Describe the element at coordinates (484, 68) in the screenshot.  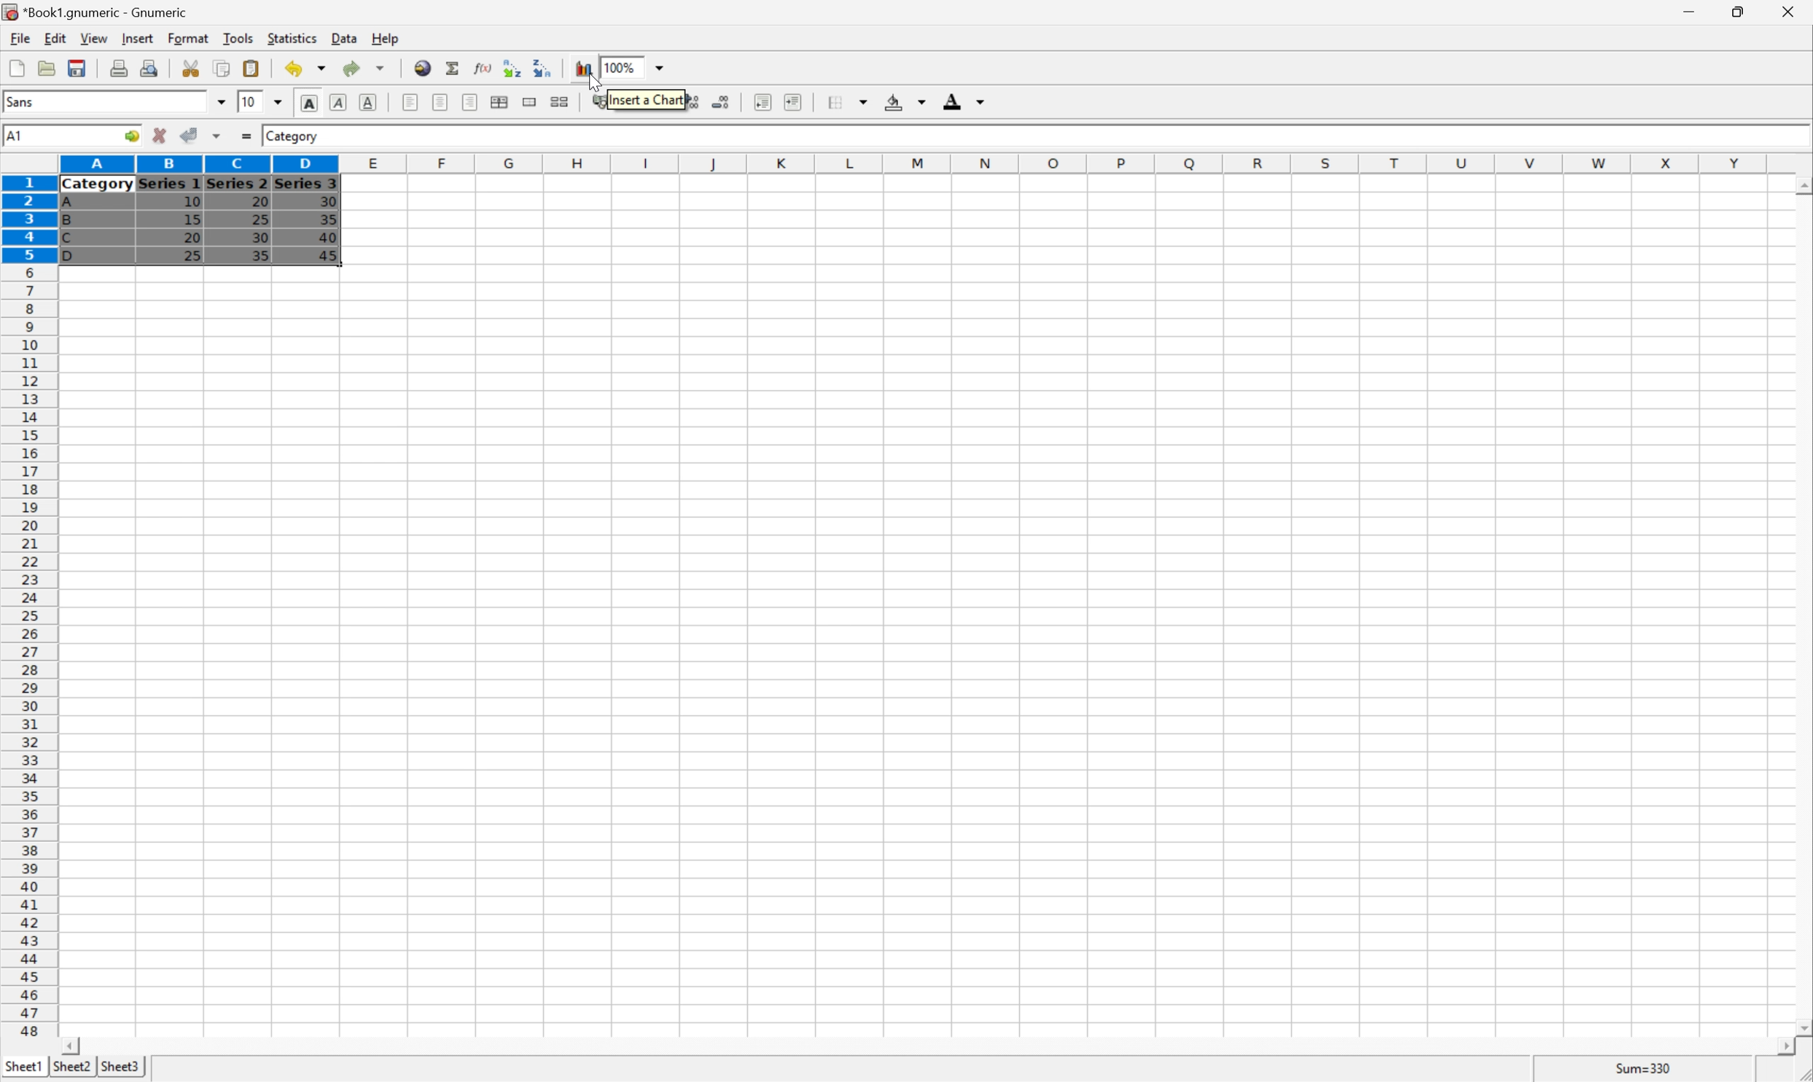
I see `Edit function in current cell` at that location.